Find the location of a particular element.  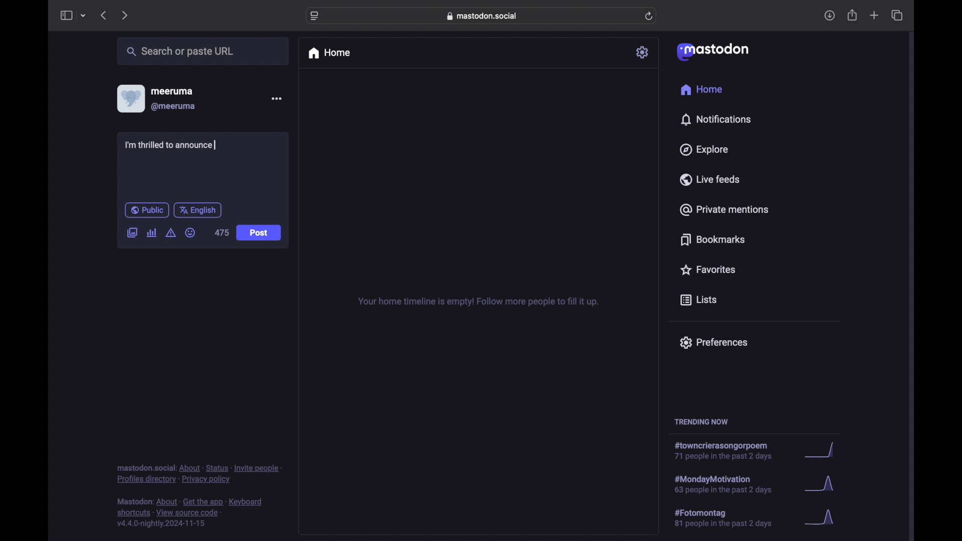

live feeds is located at coordinates (709, 179).